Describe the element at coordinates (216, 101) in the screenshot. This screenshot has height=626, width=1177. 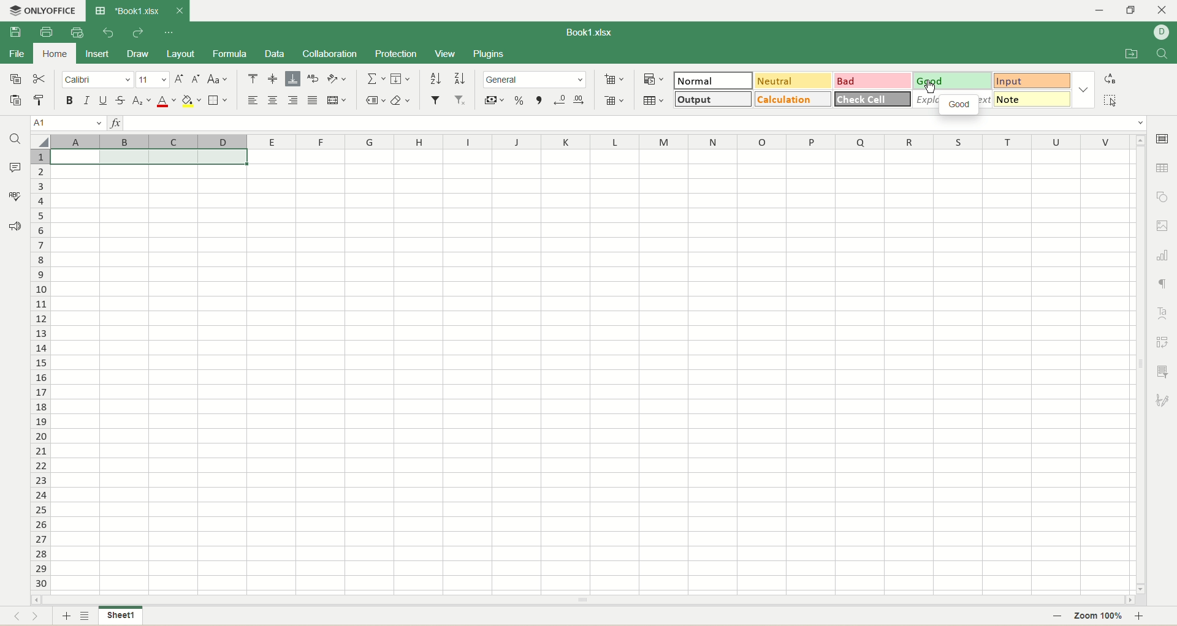
I see `border` at that location.